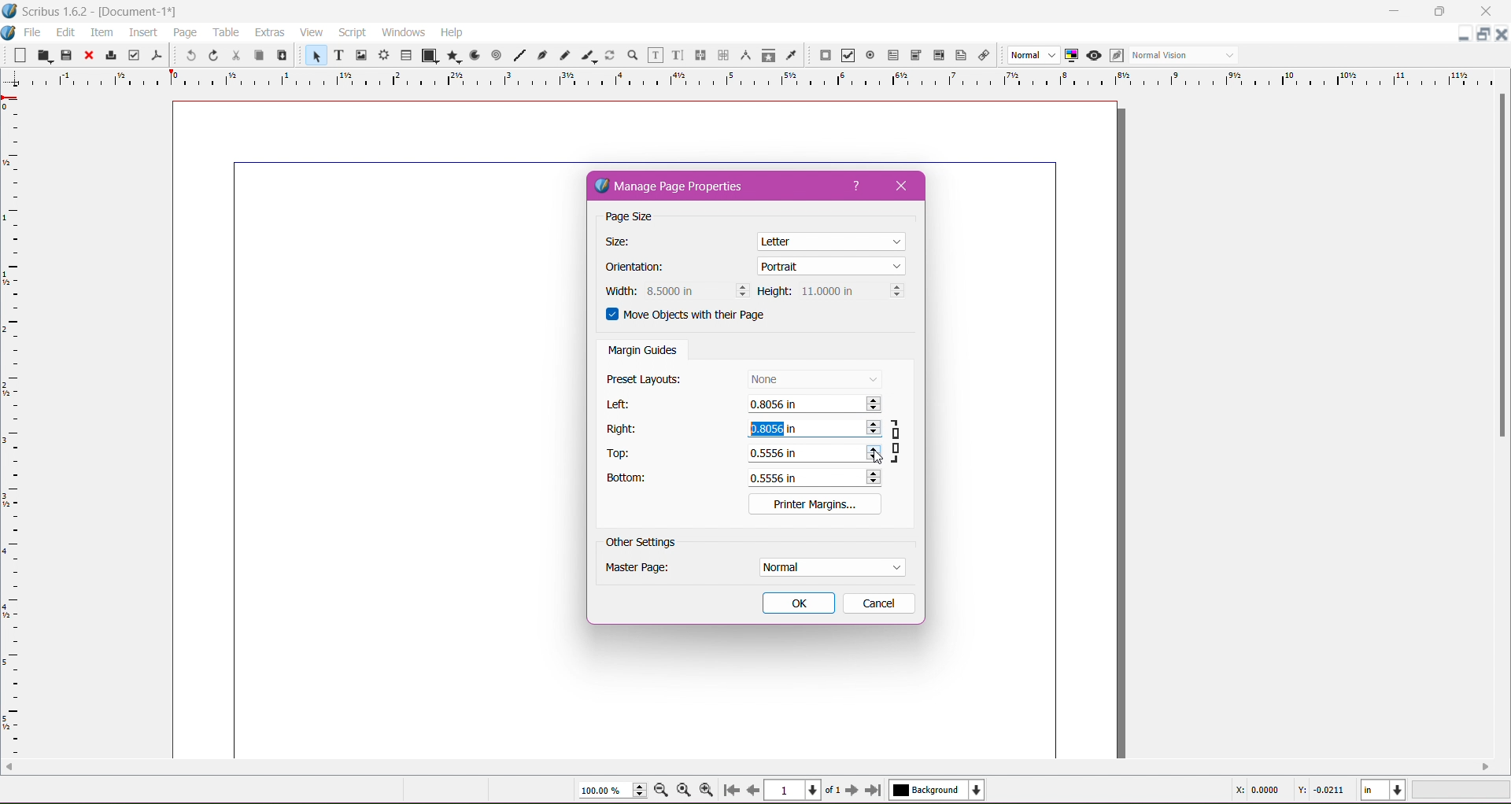 The height and width of the screenshot is (804, 1511). What do you see at coordinates (830, 567) in the screenshot?
I see `Set Master Page Settings` at bounding box center [830, 567].